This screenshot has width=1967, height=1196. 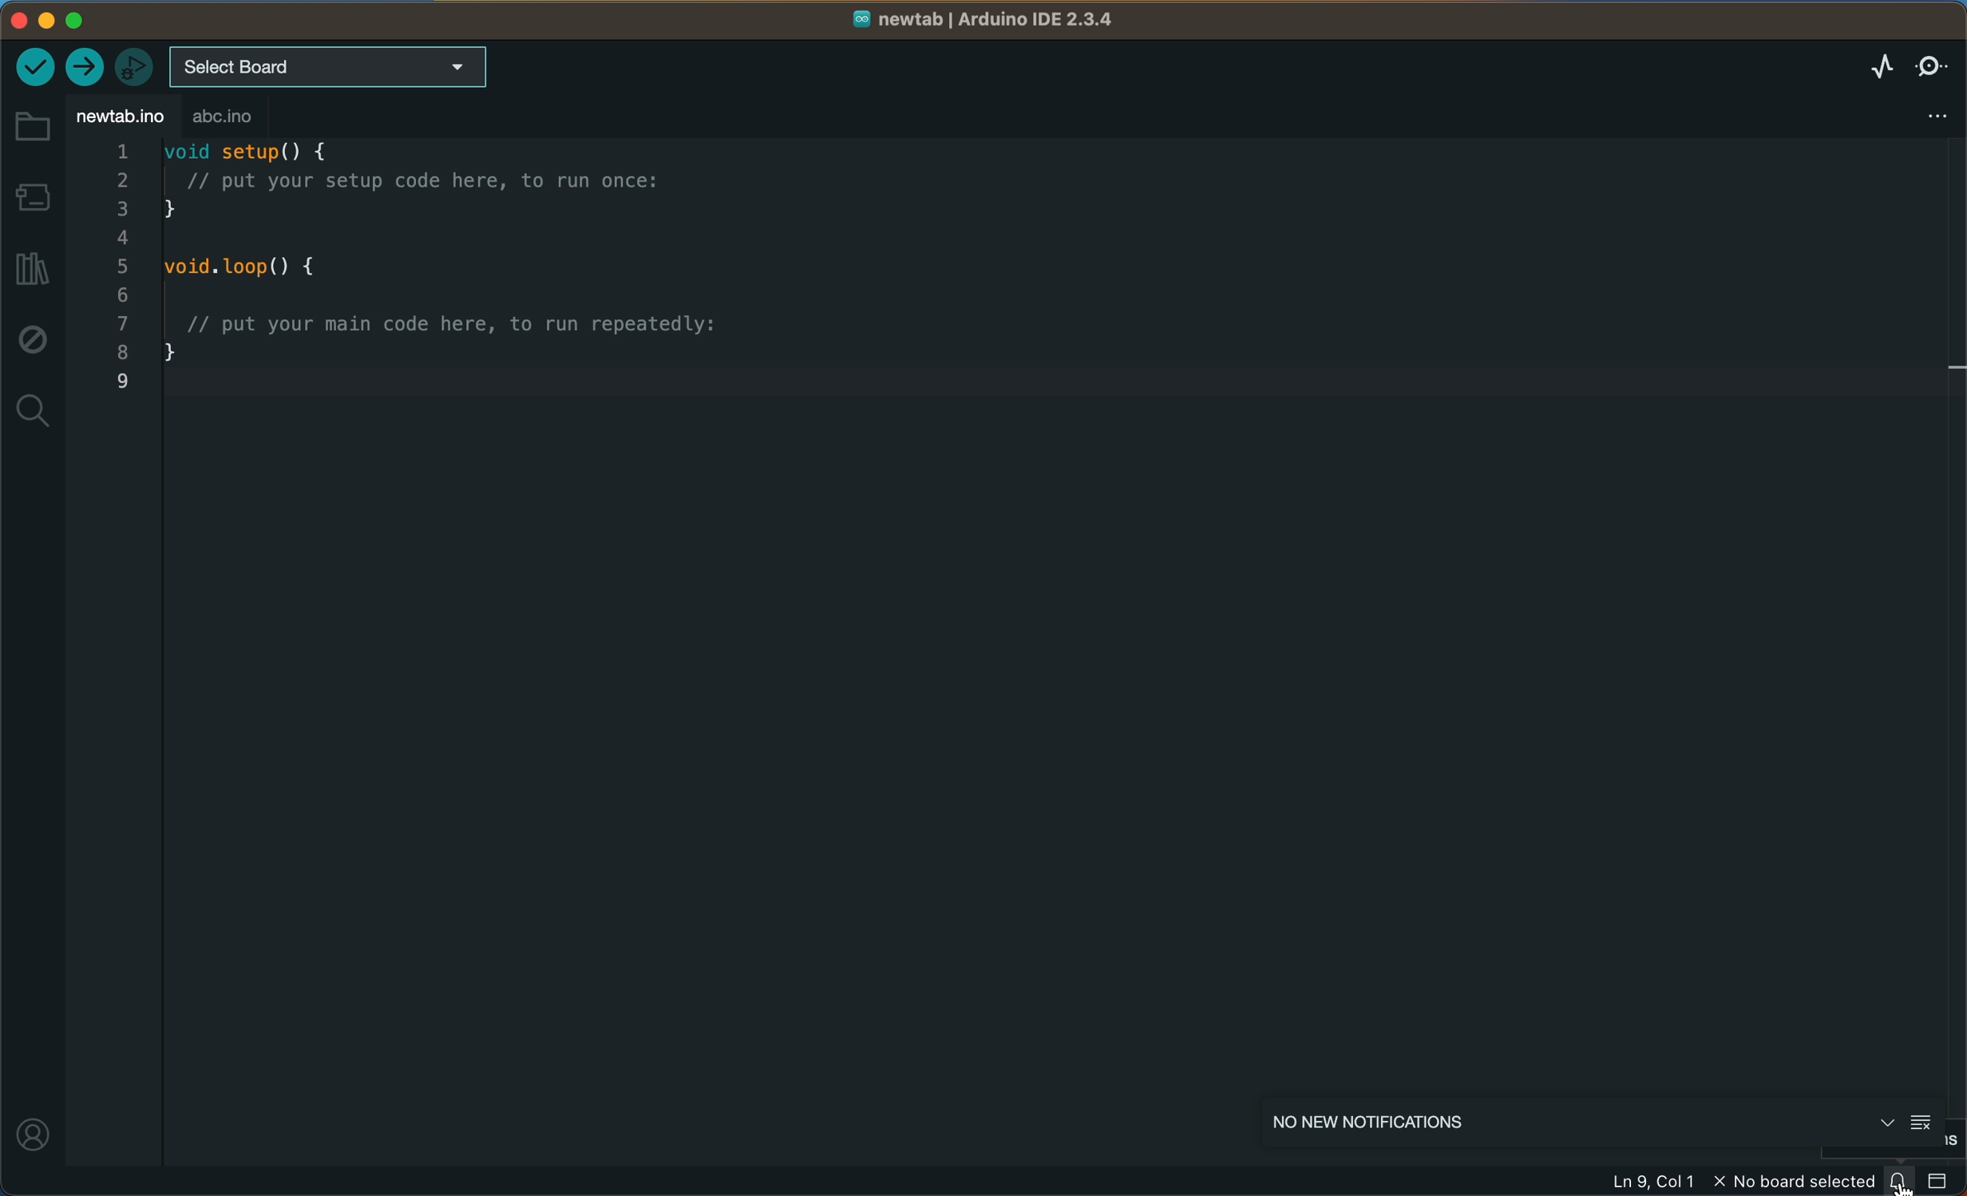 I want to click on code, so click(x=473, y=286).